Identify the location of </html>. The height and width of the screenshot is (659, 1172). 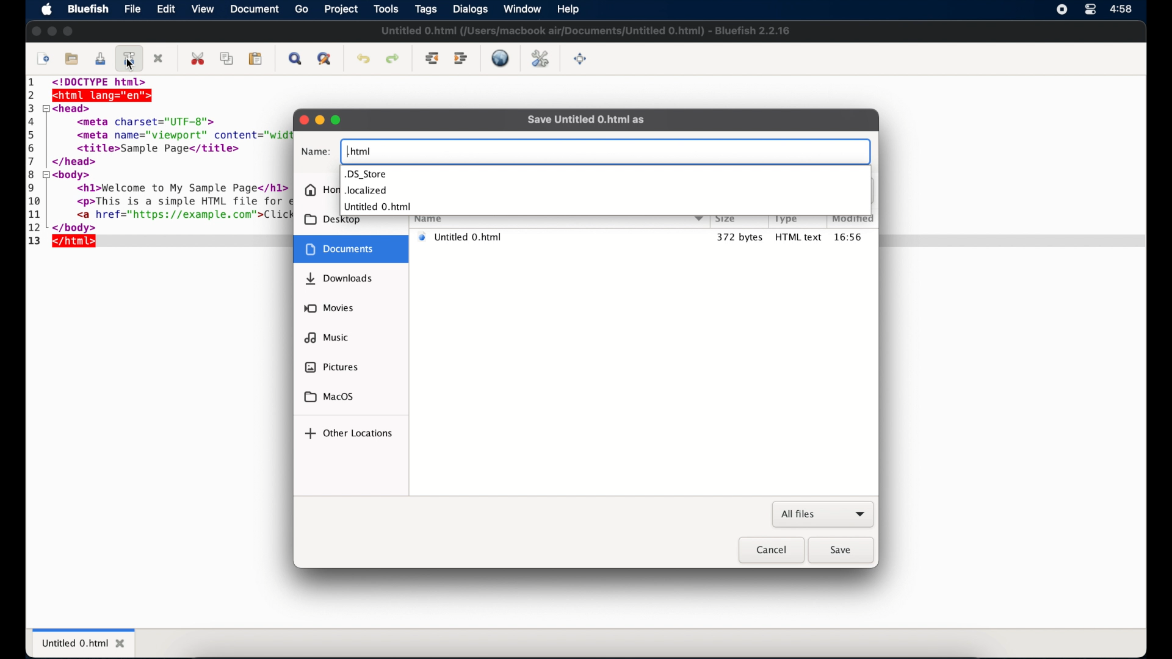
(76, 242).